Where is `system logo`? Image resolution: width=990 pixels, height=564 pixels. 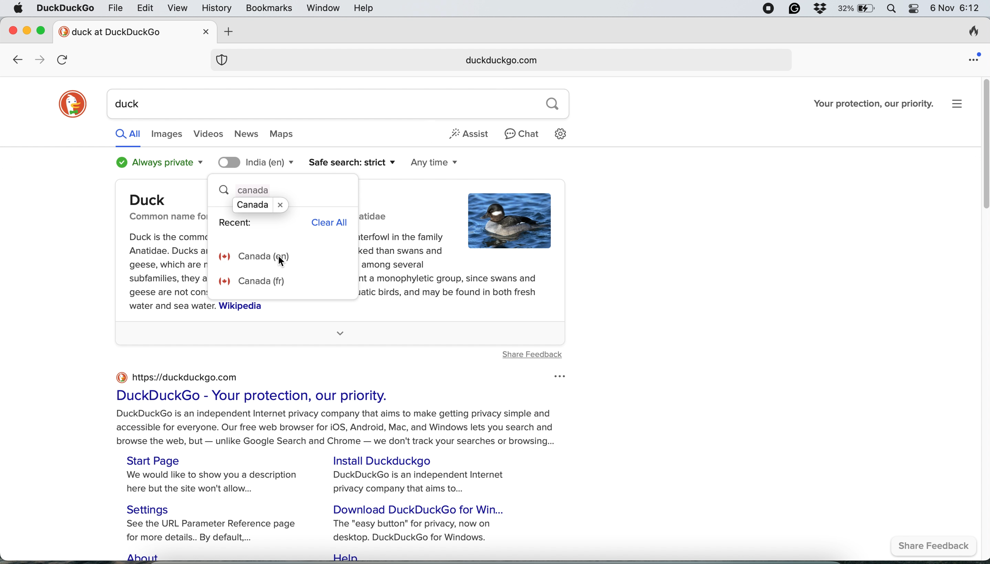
system logo is located at coordinates (17, 9).